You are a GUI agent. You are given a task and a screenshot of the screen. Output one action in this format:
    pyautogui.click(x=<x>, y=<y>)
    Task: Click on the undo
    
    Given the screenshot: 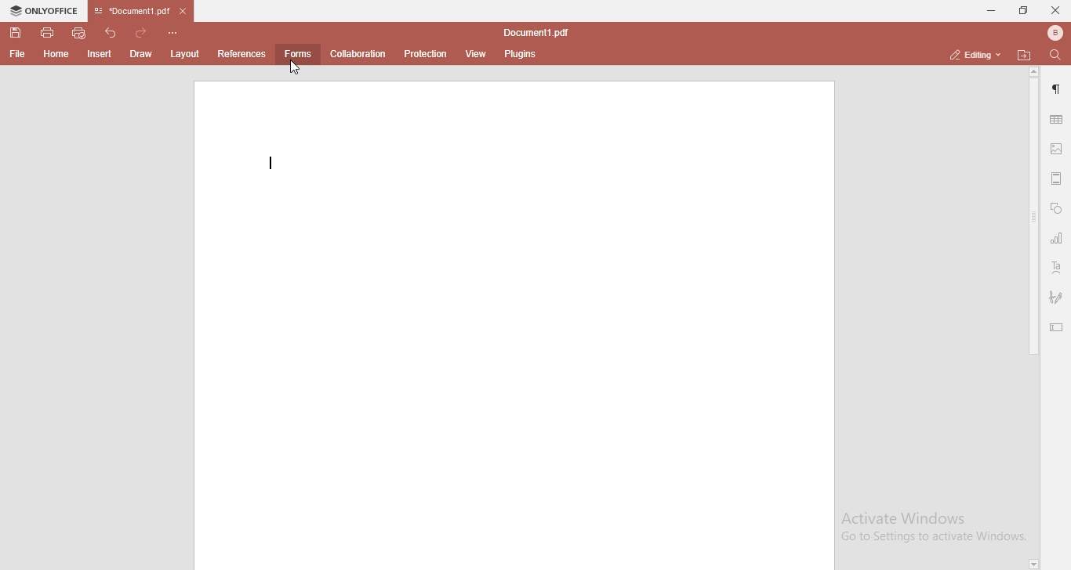 What is the action you would take?
    pyautogui.click(x=113, y=31)
    